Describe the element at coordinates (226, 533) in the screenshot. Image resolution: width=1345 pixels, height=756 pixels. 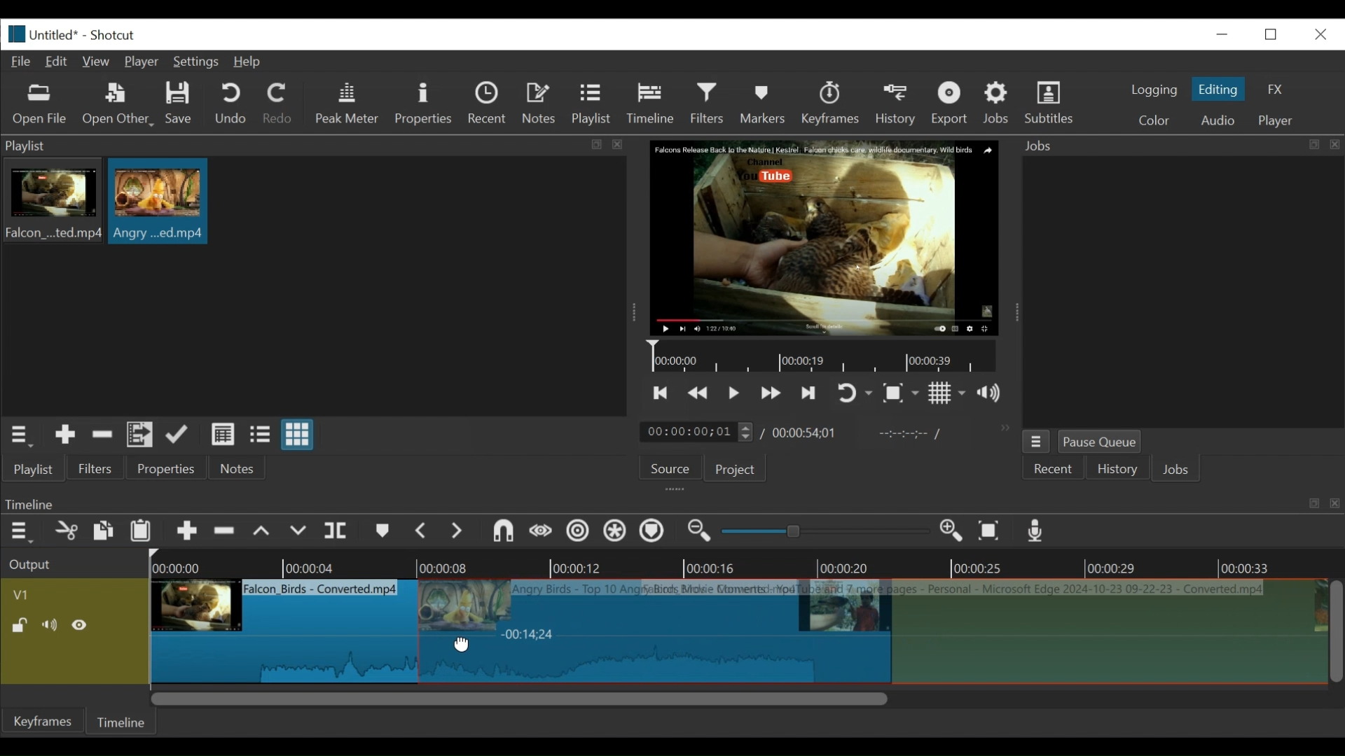
I see `Remove cut` at that location.